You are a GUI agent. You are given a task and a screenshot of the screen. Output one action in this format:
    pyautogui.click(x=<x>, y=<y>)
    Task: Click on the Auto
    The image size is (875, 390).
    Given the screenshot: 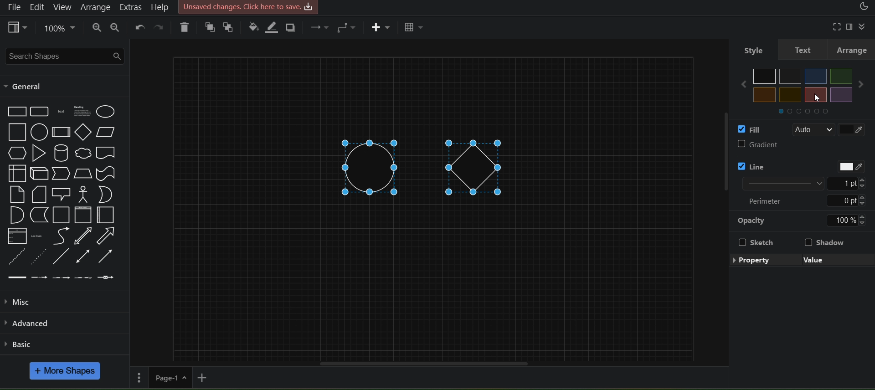 What is the action you would take?
    pyautogui.click(x=809, y=128)
    